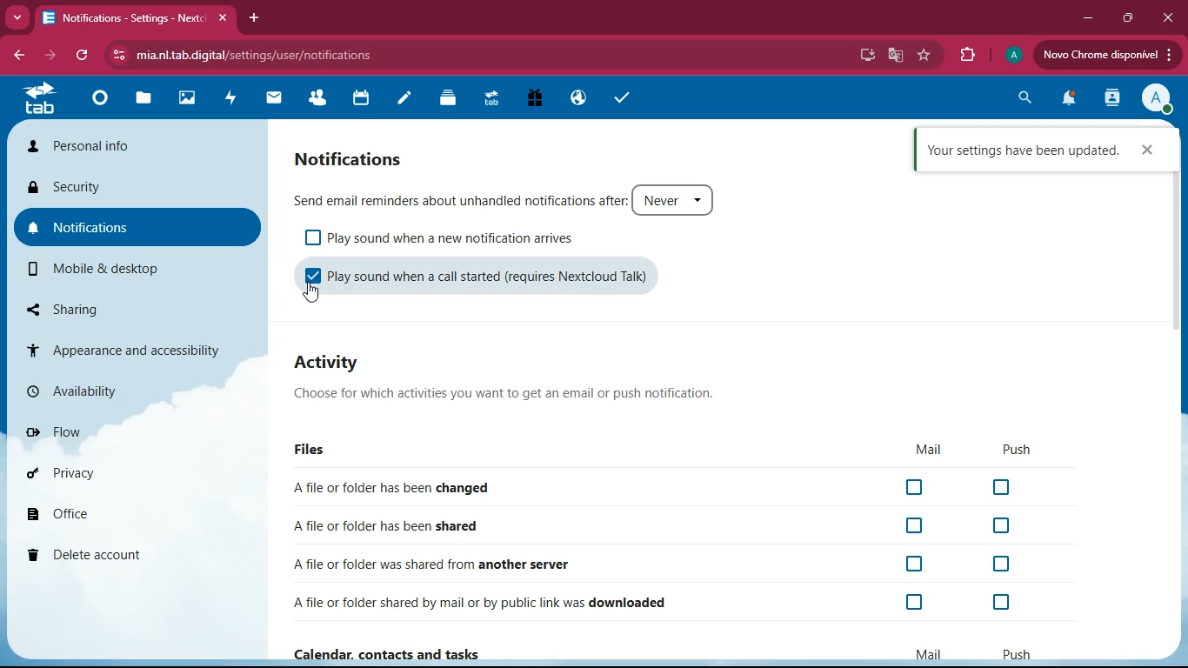  I want to click on security, so click(70, 188).